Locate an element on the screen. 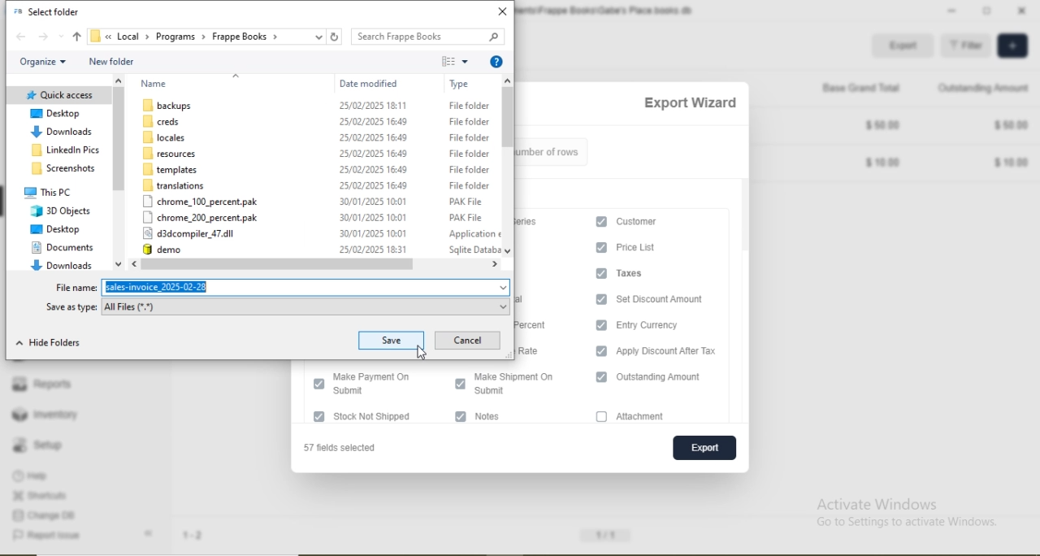 Image resolution: width=1040 pixels, height=556 pixels. Gabe's Place - C\Users\useriDocuments\Frappe Books\Gabe's Place books db is located at coordinates (607, 11).